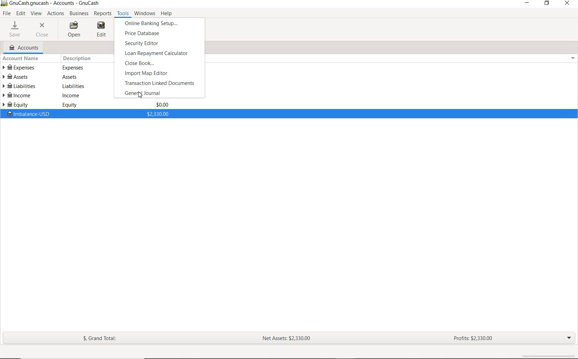 Image resolution: width=578 pixels, height=359 pixels. What do you see at coordinates (159, 33) in the screenshot?
I see `PRICE DATABASE` at bounding box center [159, 33].